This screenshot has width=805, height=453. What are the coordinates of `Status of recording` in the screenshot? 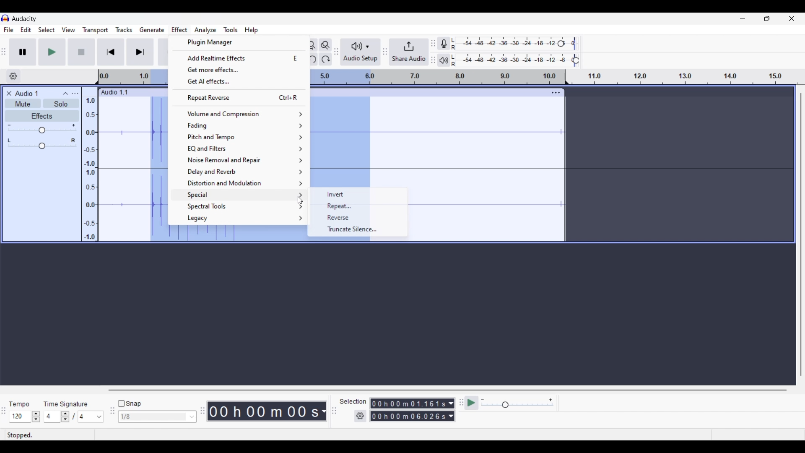 It's located at (49, 435).